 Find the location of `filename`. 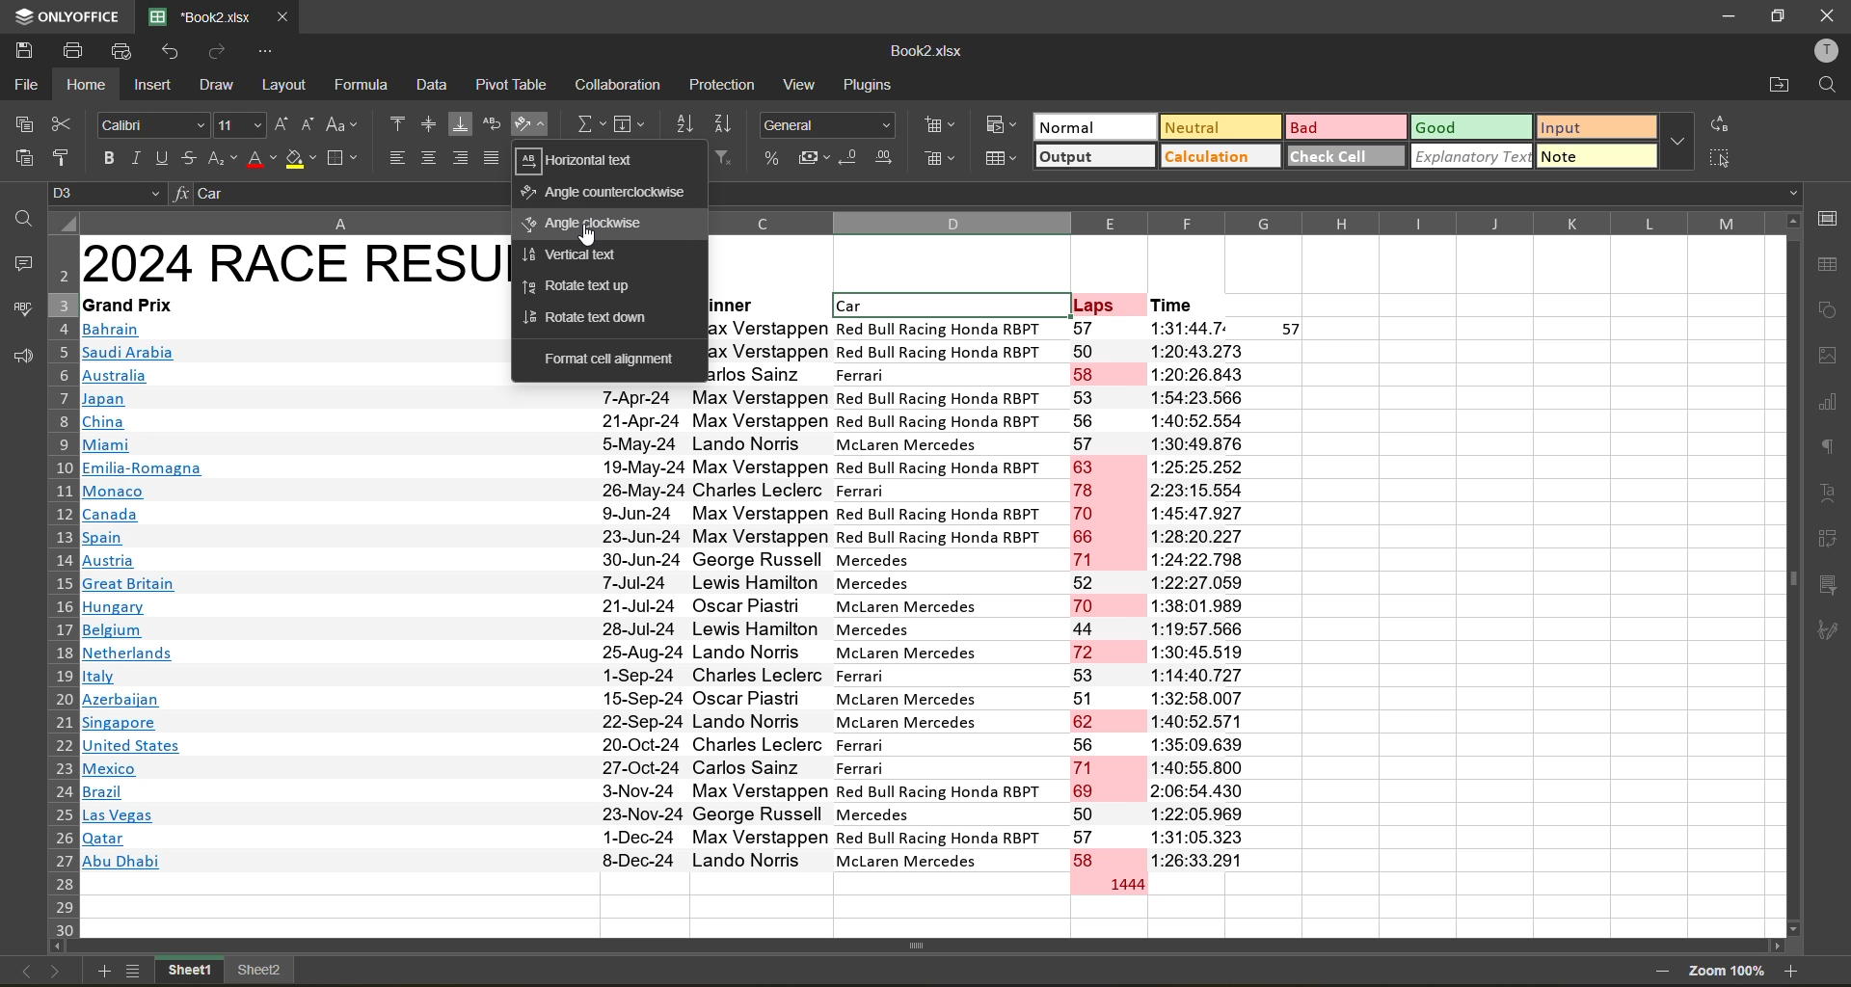

filename is located at coordinates (206, 16).